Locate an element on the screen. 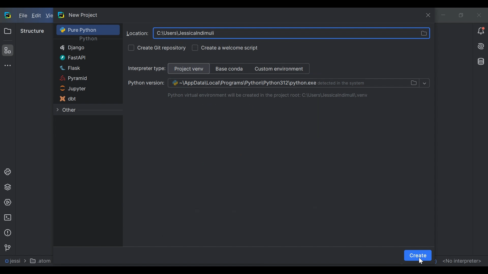  Terminal is located at coordinates (7, 217).